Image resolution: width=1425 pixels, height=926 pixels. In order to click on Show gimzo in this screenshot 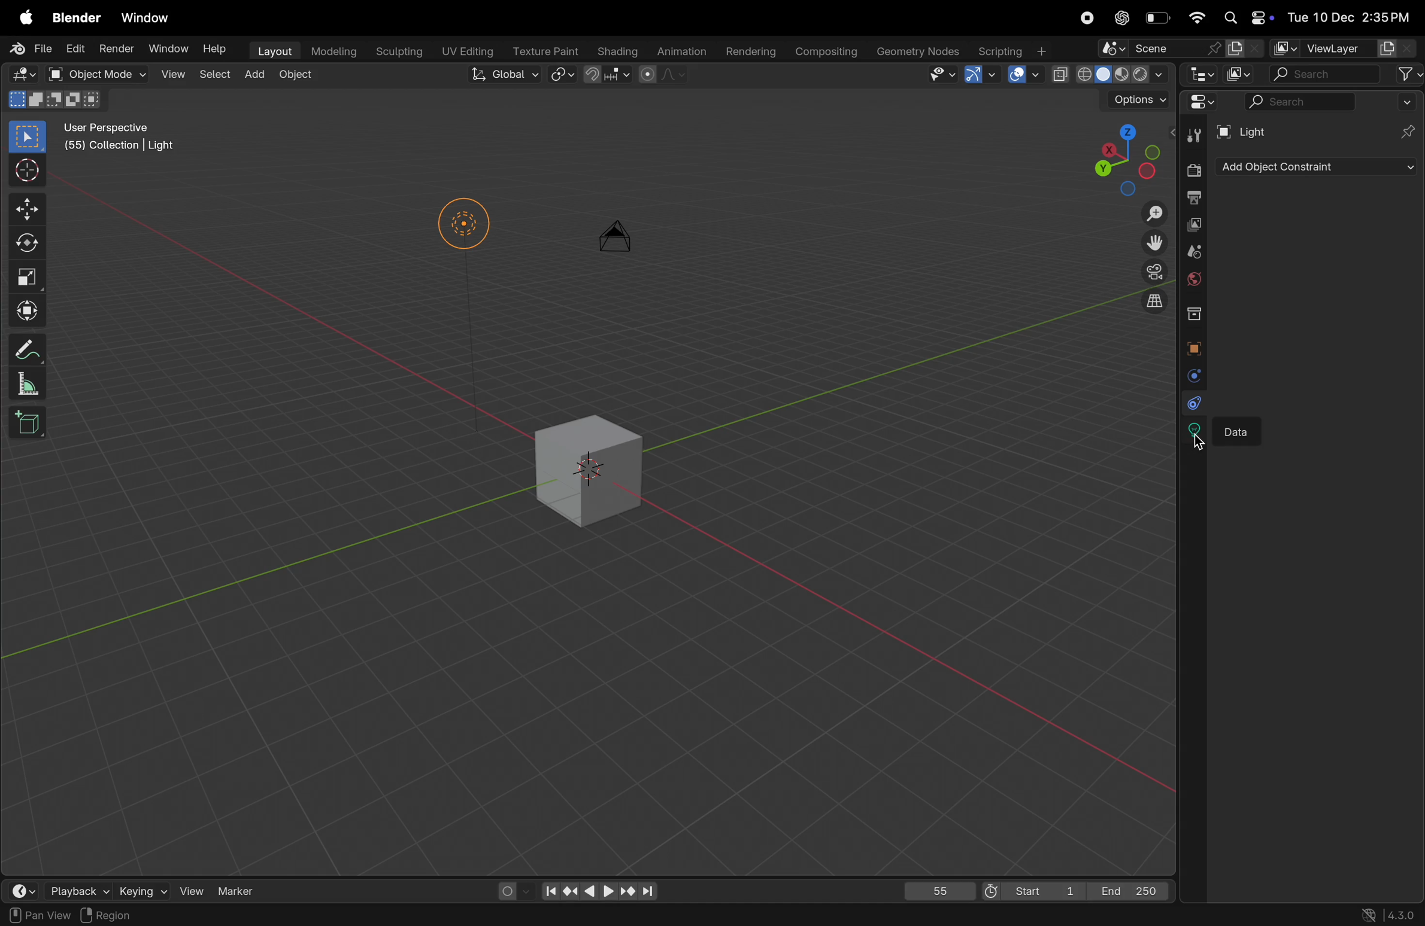, I will do `click(977, 74)`.